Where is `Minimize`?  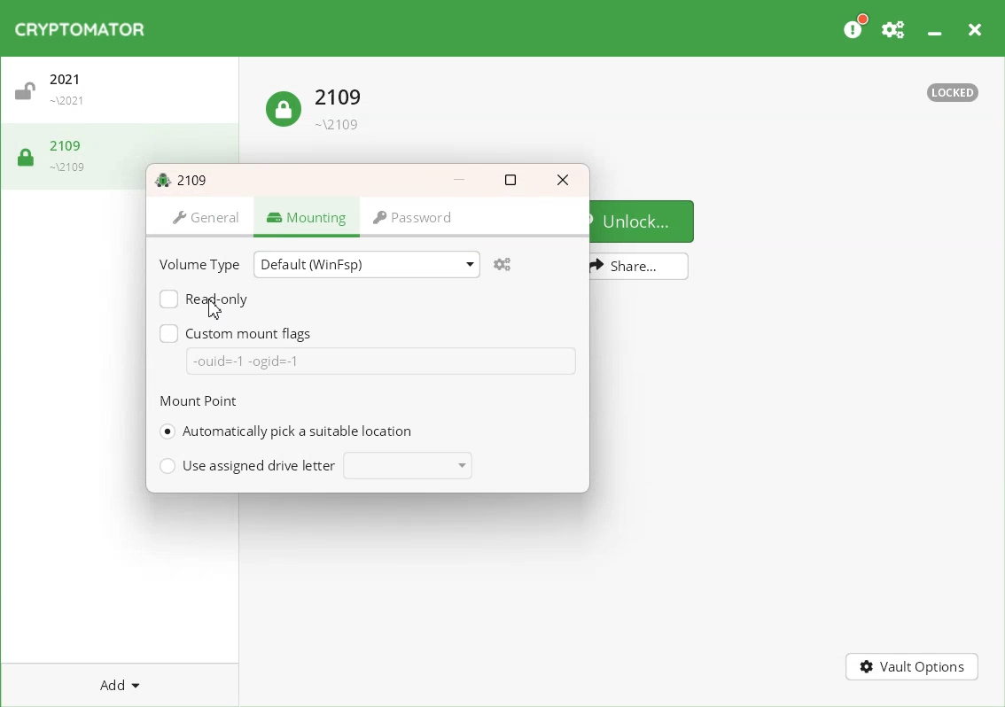 Minimize is located at coordinates (460, 179).